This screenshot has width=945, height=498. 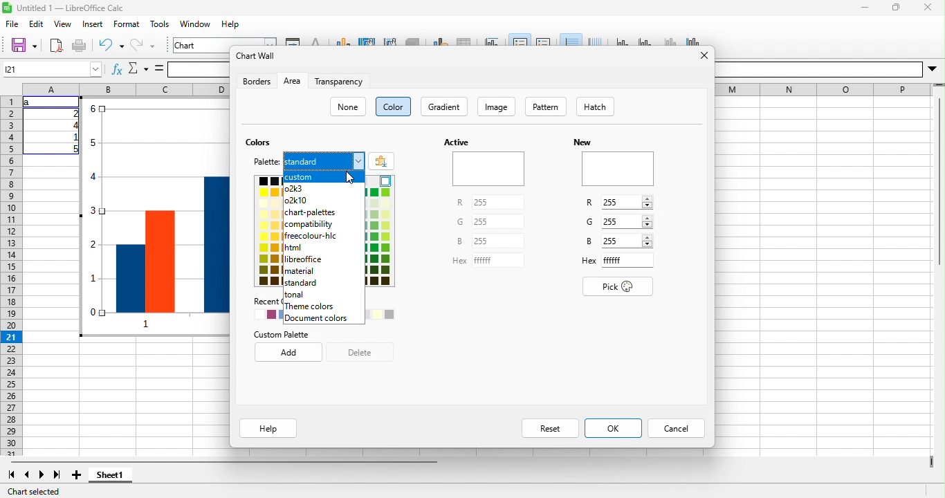 I want to click on y axis, so click(x=646, y=40).